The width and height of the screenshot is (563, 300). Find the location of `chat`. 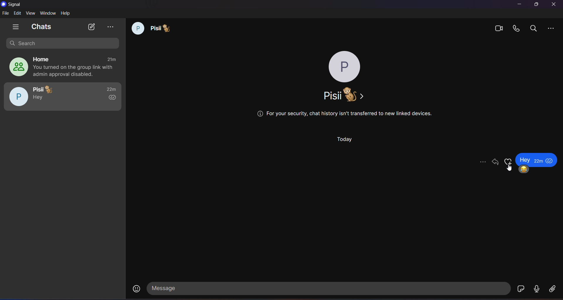

chat is located at coordinates (150, 28).